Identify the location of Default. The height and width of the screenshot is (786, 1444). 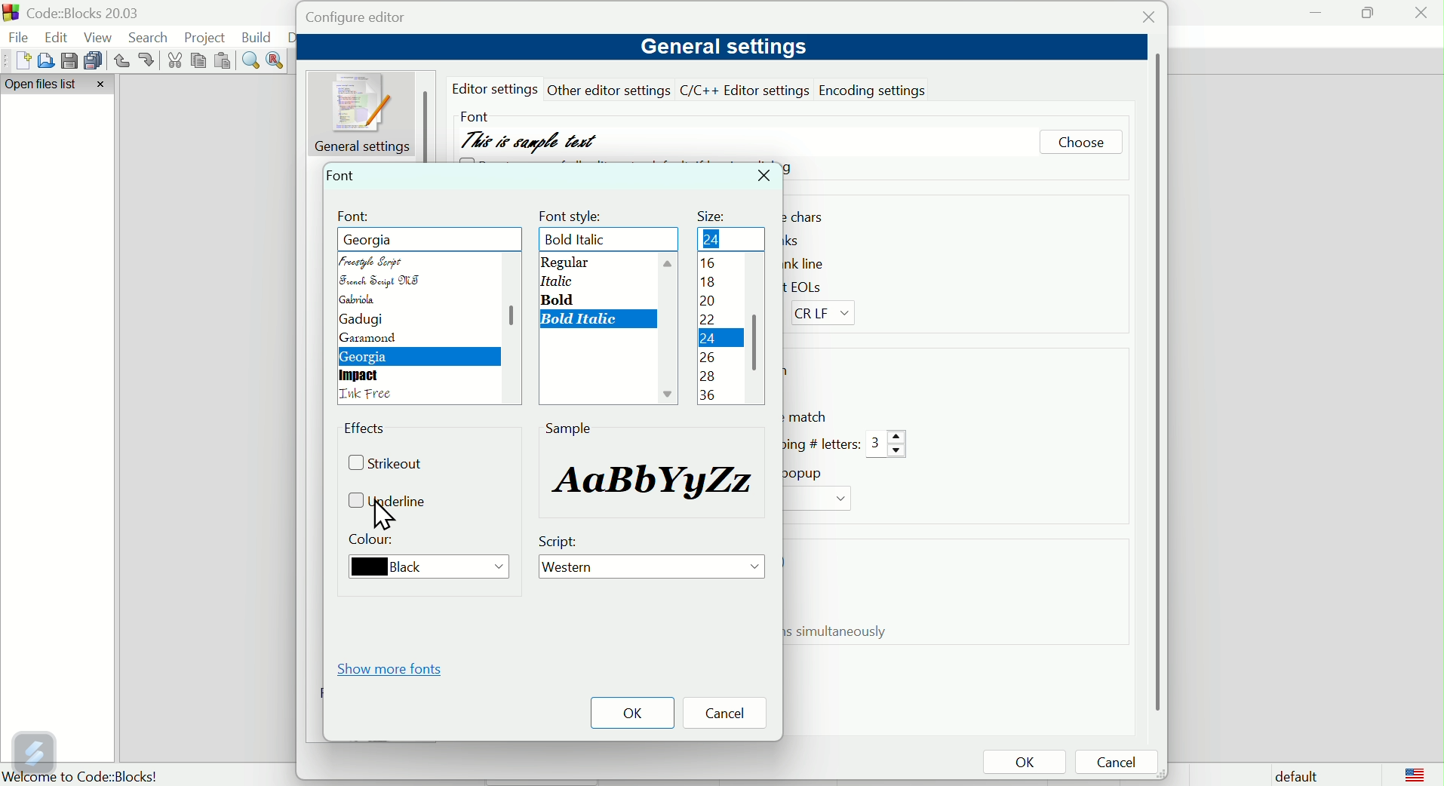
(1293, 774).